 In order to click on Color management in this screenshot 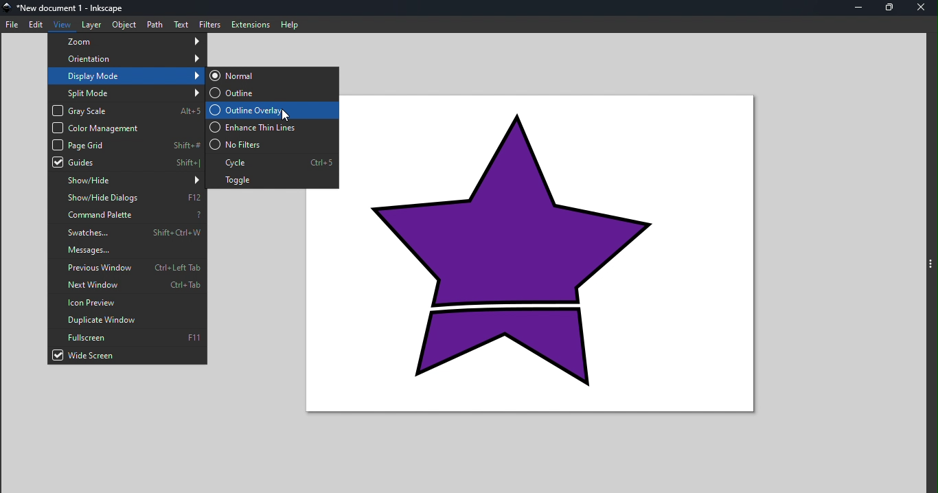, I will do `click(127, 128)`.